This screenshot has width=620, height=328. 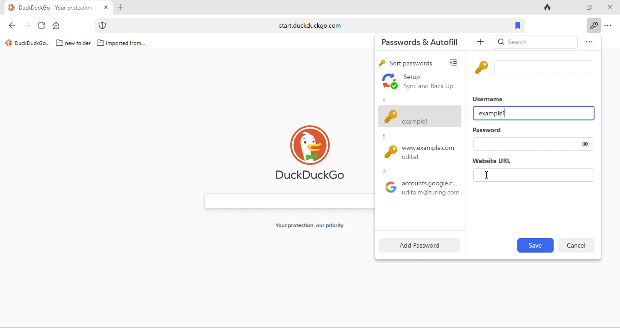 I want to click on duckduckgo..., so click(x=33, y=44).